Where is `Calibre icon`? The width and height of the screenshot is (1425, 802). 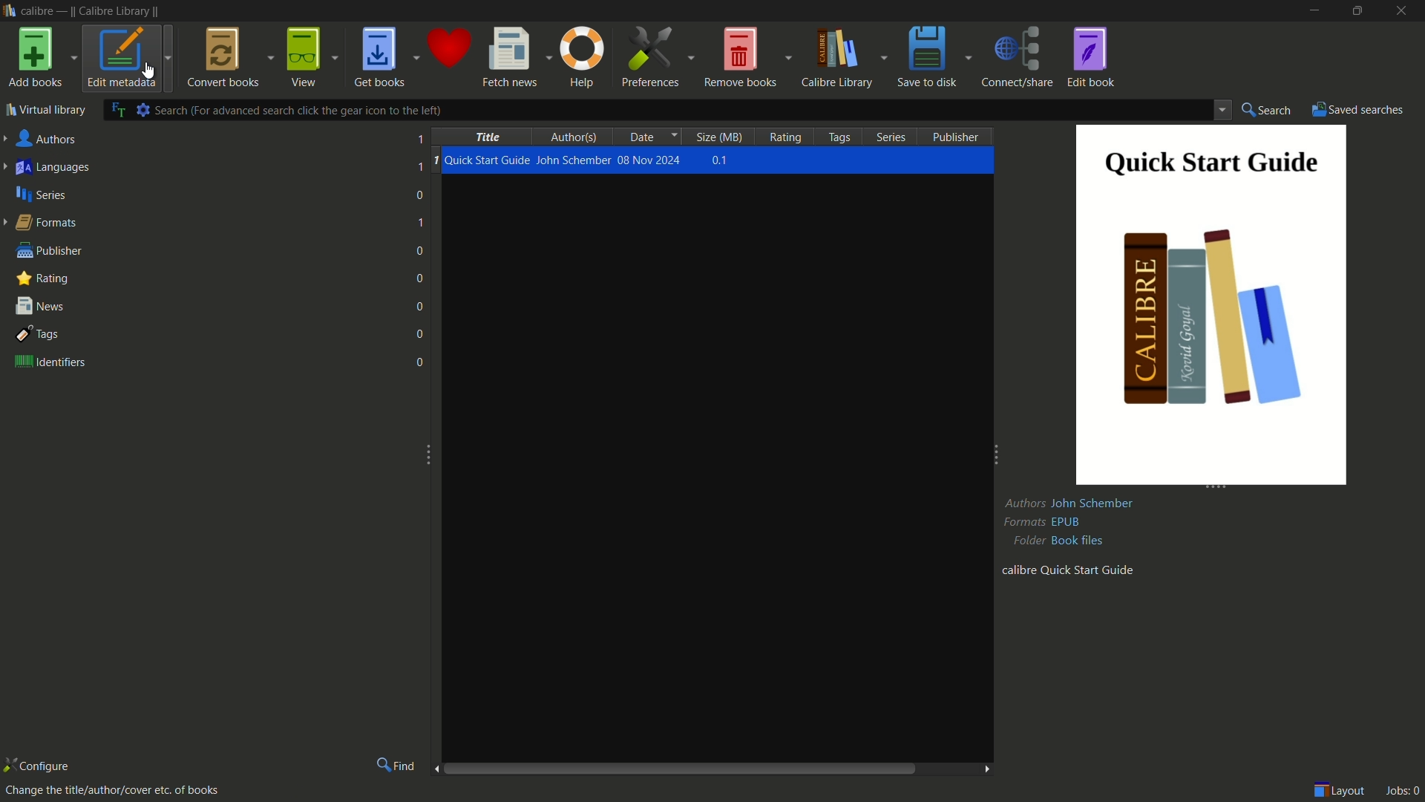
Calibre icon is located at coordinates (9, 11).